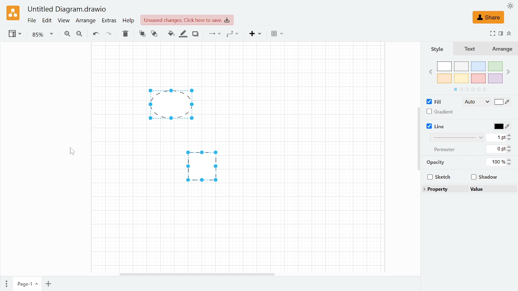 The image size is (518, 291). I want to click on Increase perimeter, so click(511, 146).